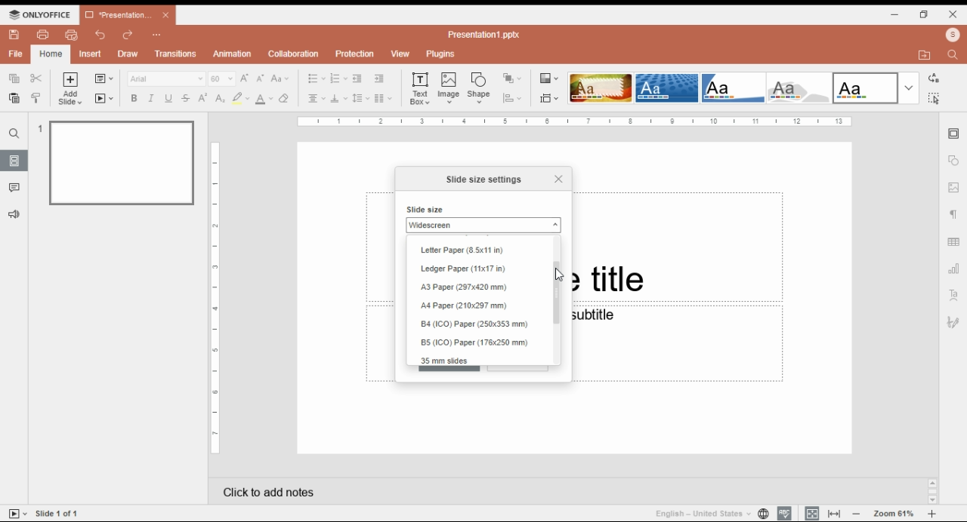  I want to click on Page Scale, so click(216, 299).